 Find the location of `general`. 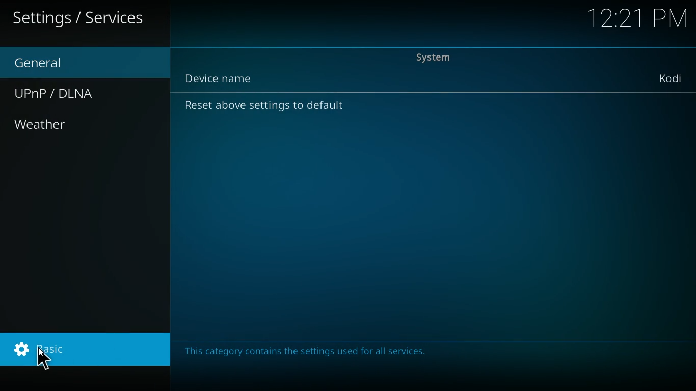

general is located at coordinates (46, 63).